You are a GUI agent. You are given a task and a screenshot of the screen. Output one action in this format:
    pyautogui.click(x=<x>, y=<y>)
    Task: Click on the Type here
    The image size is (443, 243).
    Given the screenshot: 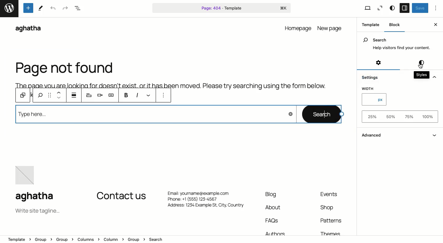 What is the action you would take?
    pyautogui.click(x=156, y=114)
    